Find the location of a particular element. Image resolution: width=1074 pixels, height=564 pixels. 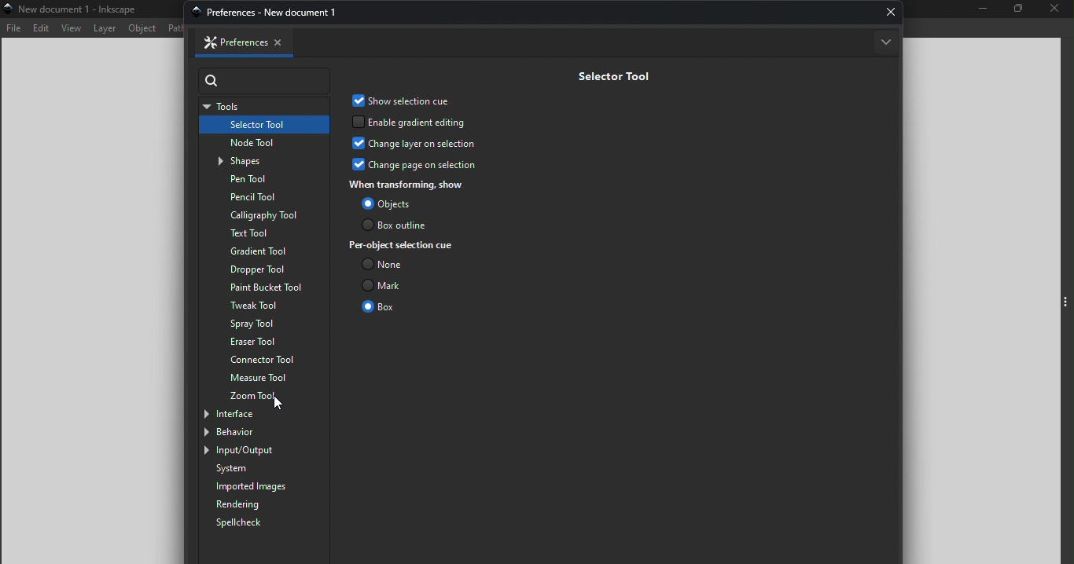

Eraser tool is located at coordinates (266, 341).